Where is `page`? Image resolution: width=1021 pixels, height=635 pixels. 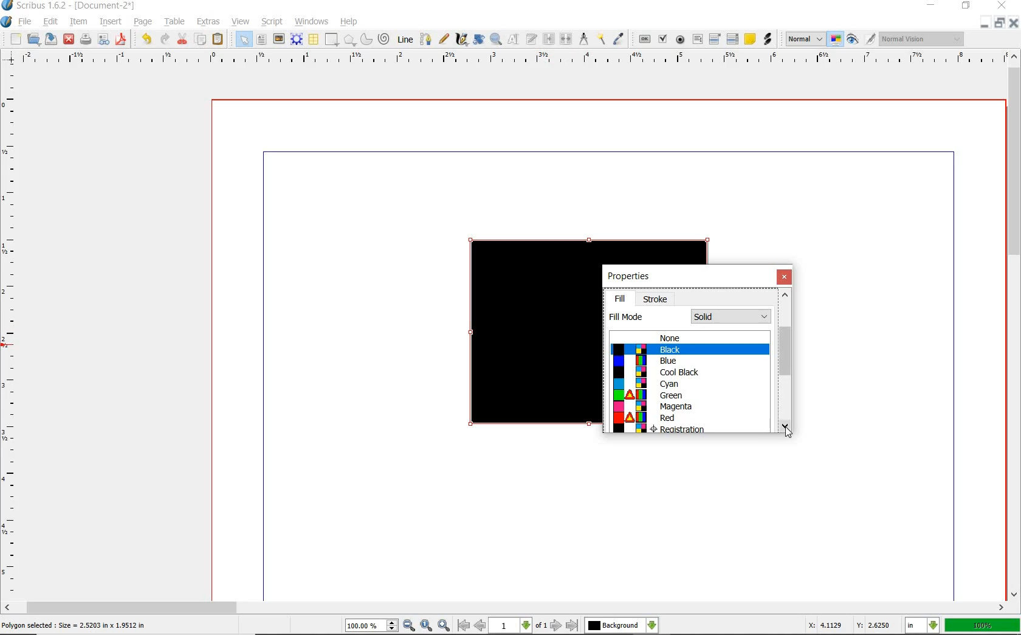
page is located at coordinates (143, 23).